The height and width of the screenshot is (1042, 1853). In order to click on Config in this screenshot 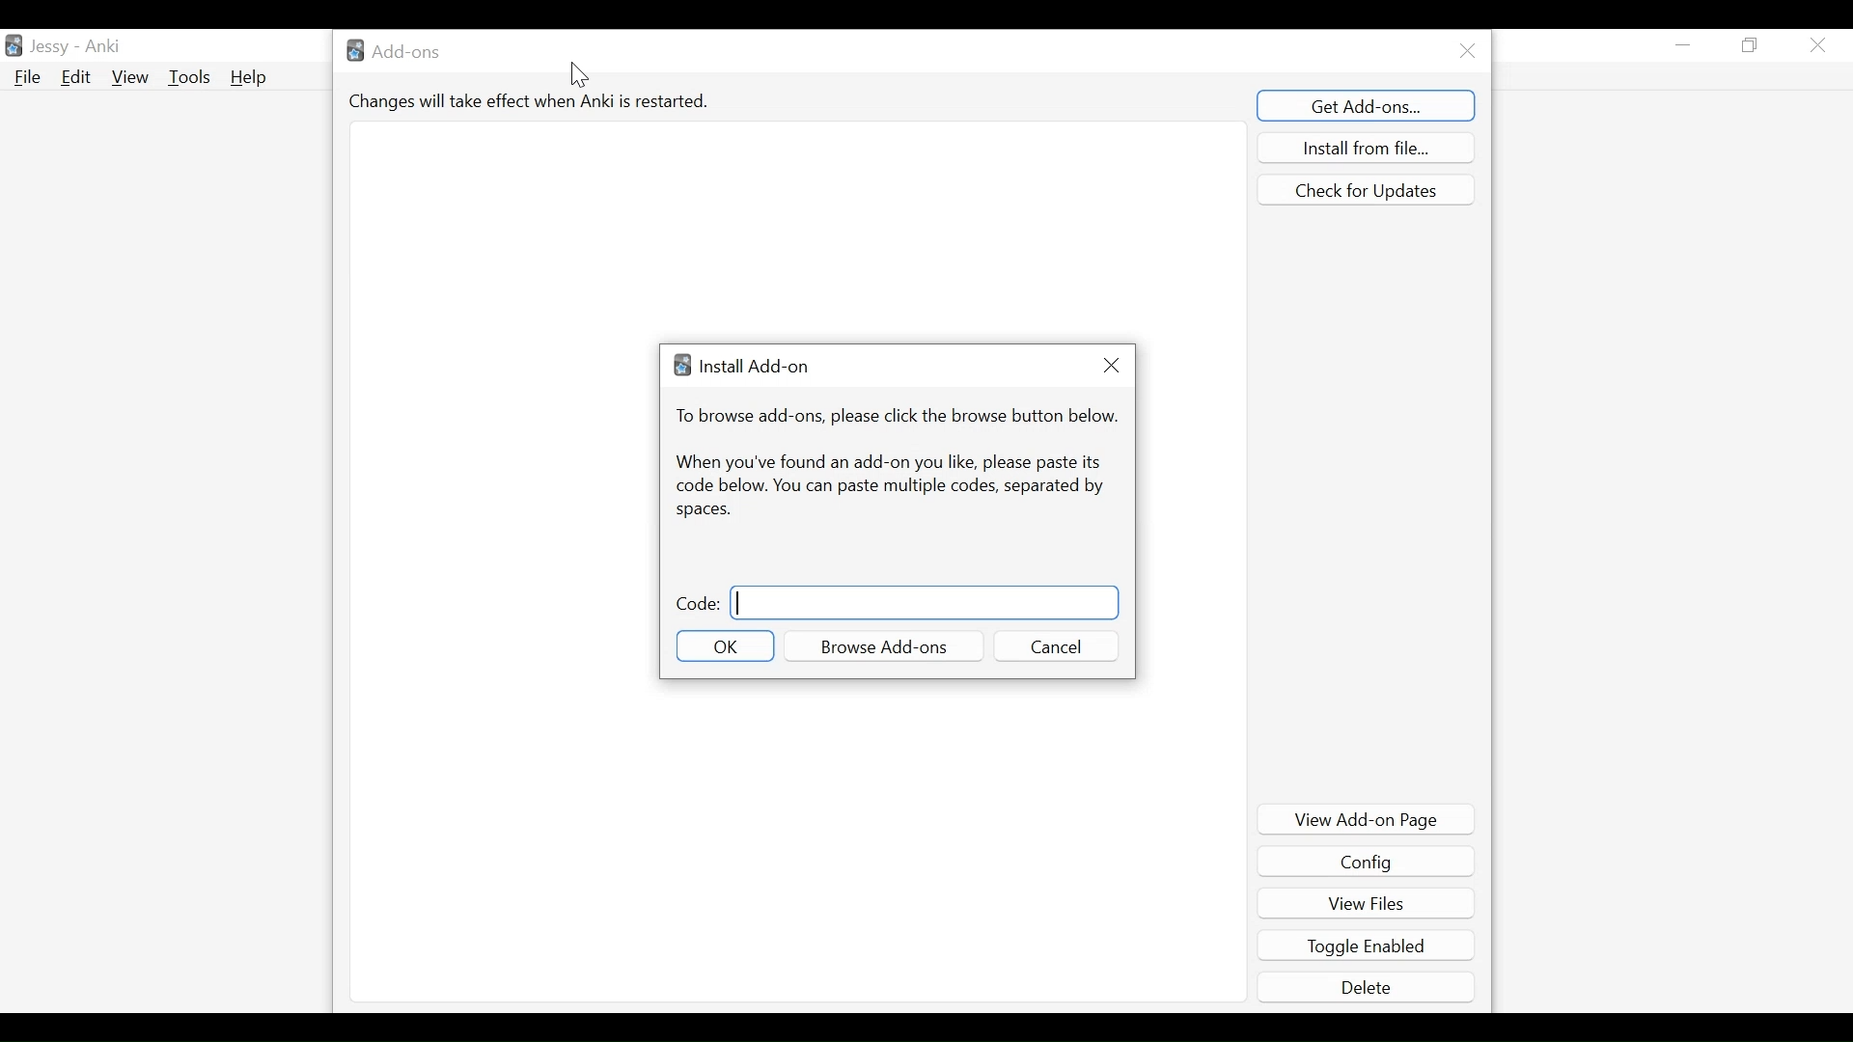, I will do `click(1366, 863)`.